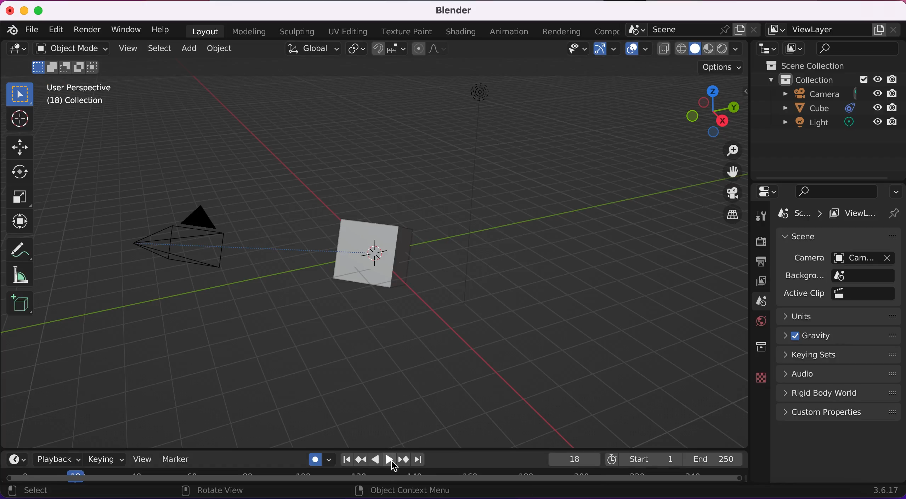  Describe the element at coordinates (21, 172) in the screenshot. I see `rotate` at that location.